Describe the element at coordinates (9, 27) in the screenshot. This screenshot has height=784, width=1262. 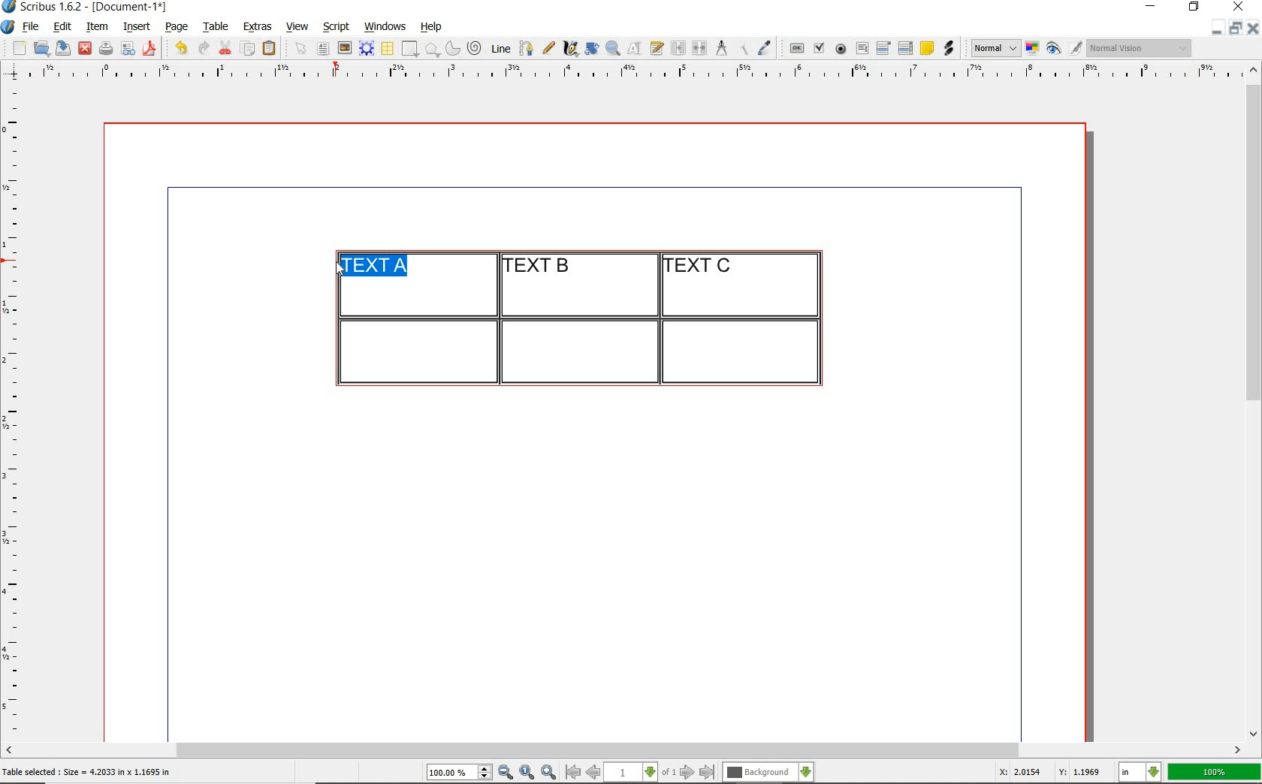
I see `system logo` at that location.